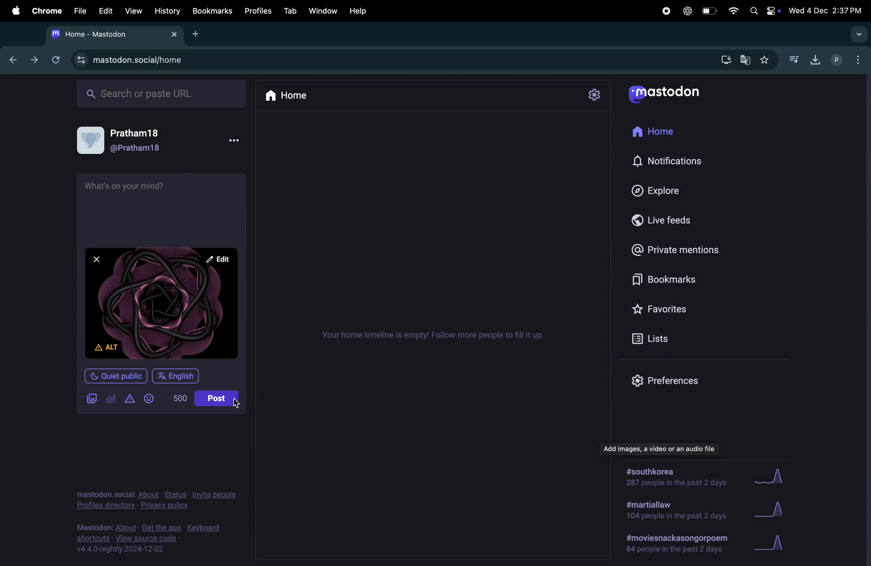 Image resolution: width=871 pixels, height=566 pixels. Describe the element at coordinates (153, 538) in the screenshot. I see `view source code` at that location.